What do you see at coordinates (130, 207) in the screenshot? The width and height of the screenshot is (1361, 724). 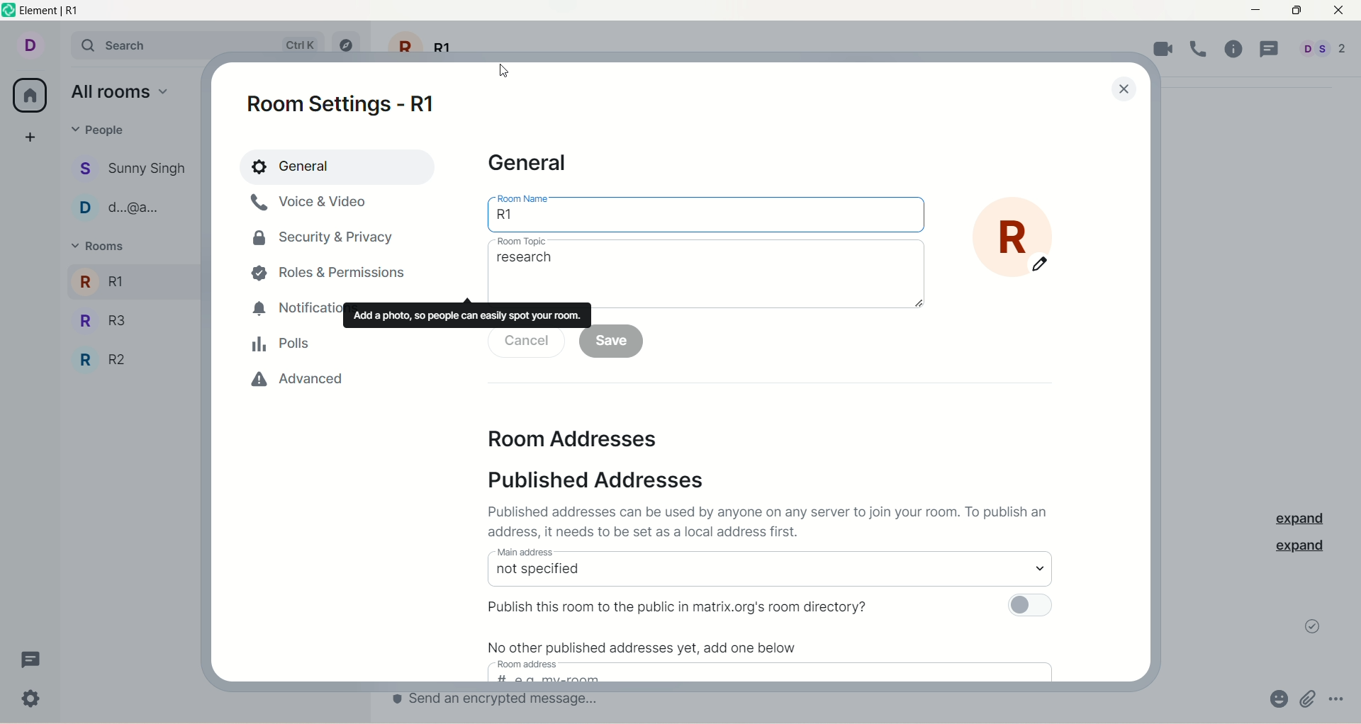 I see `people` at bounding box center [130, 207].